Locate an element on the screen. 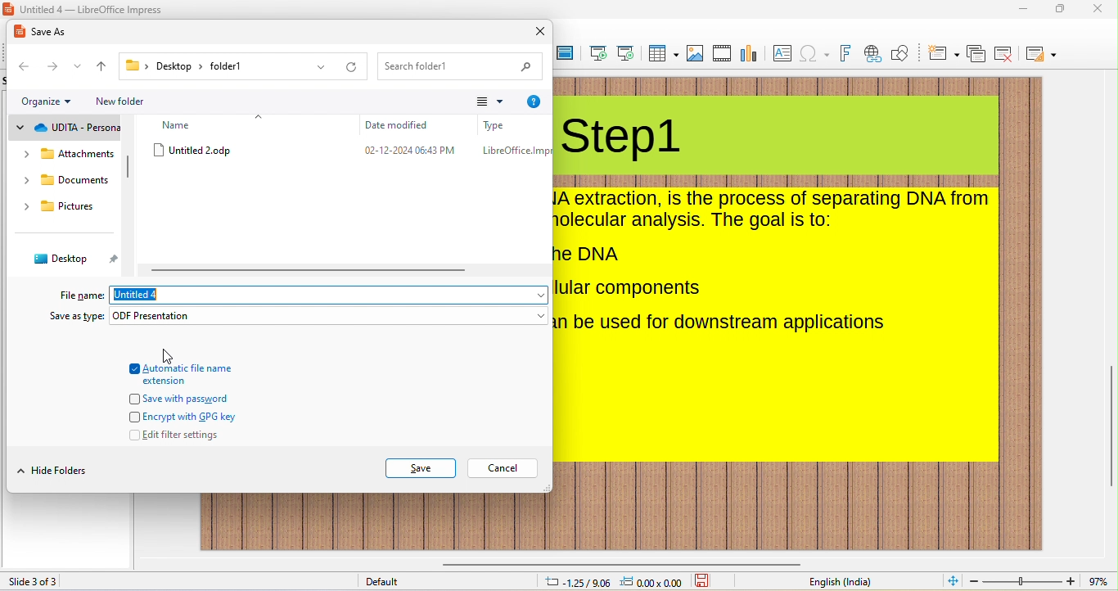 The height and width of the screenshot is (591, 1118). Checkbox is located at coordinates (133, 368).